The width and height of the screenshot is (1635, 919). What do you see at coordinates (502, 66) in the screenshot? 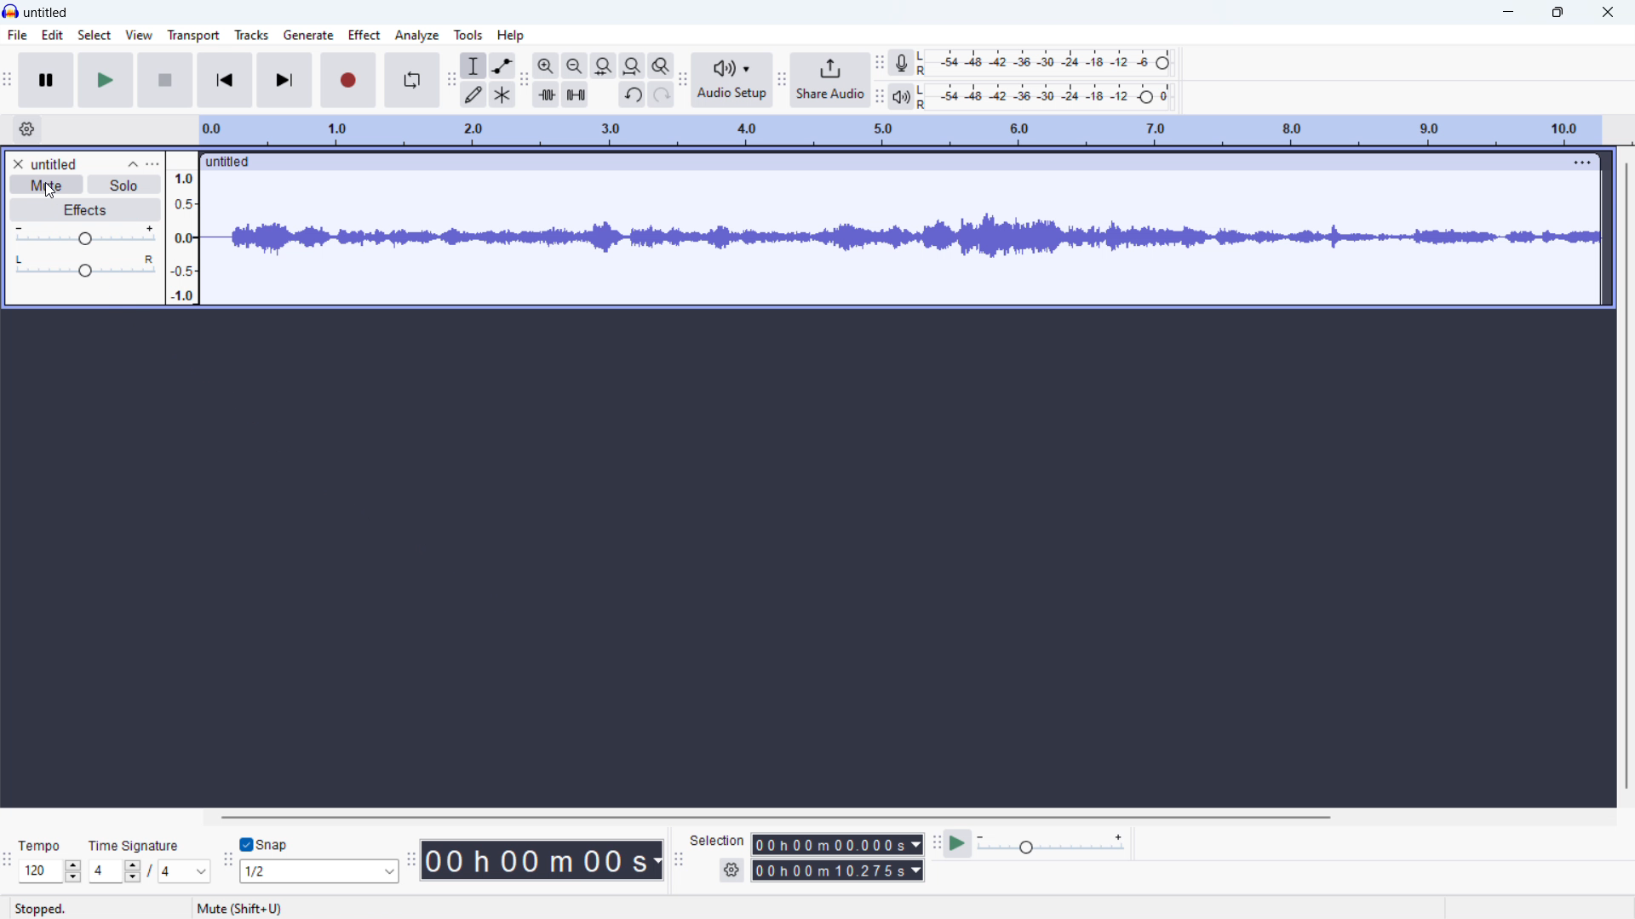
I see `envelop tool` at bounding box center [502, 66].